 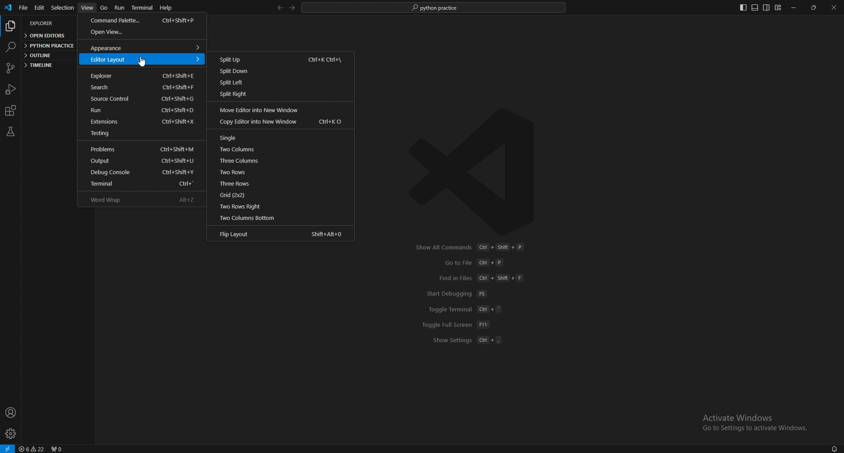 I want to click on toggle secondary sidebar, so click(x=766, y=8).